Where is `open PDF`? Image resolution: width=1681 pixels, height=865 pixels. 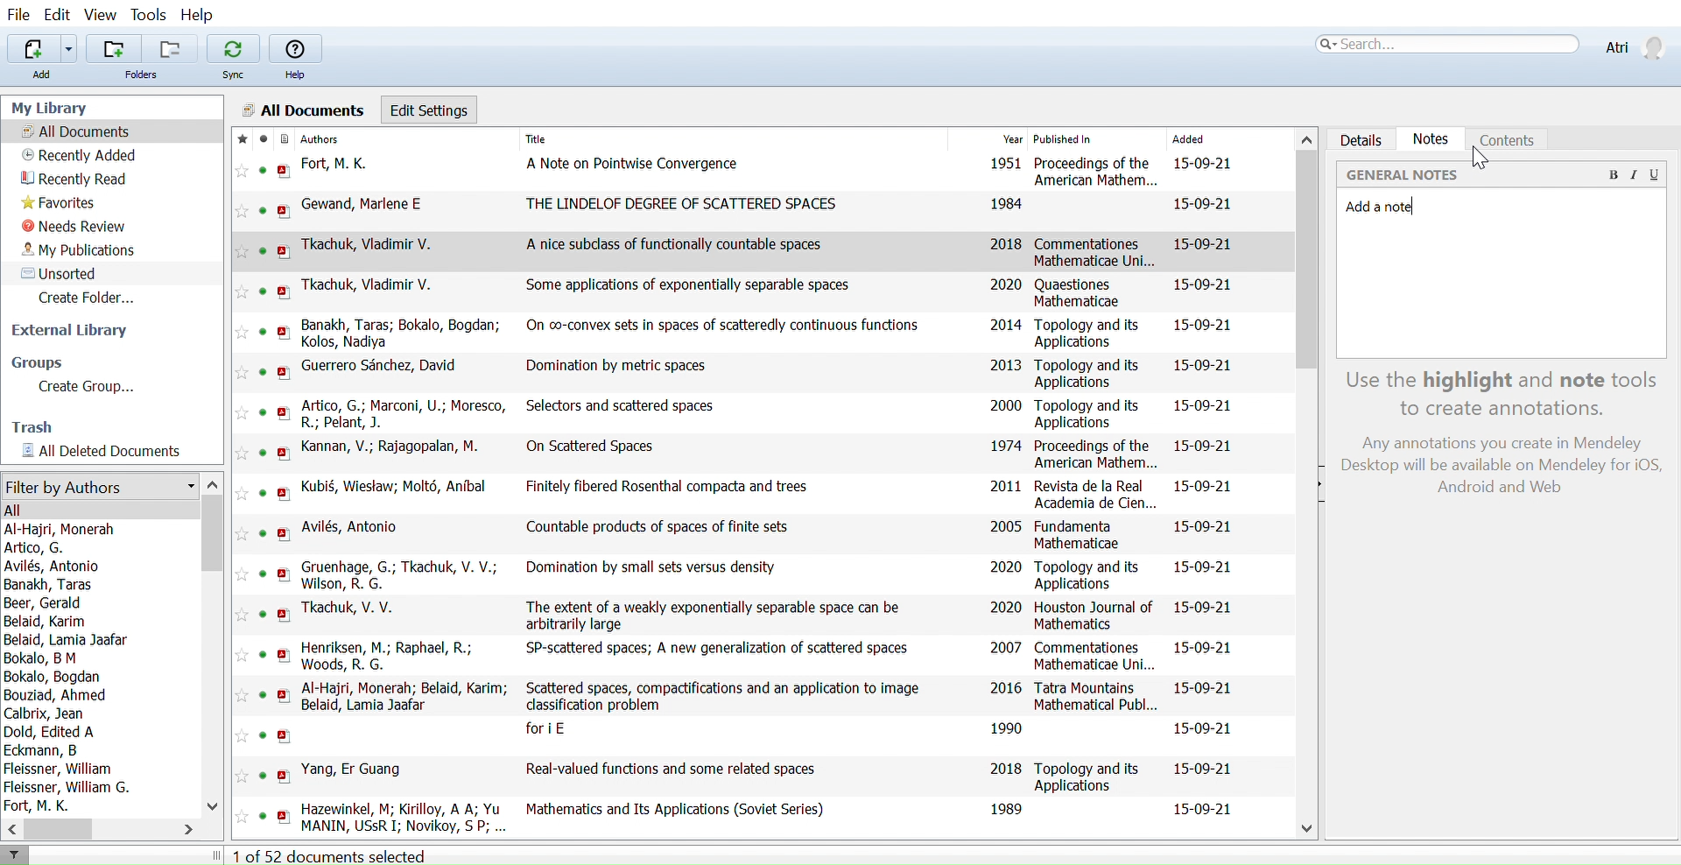
open PDF is located at coordinates (285, 777).